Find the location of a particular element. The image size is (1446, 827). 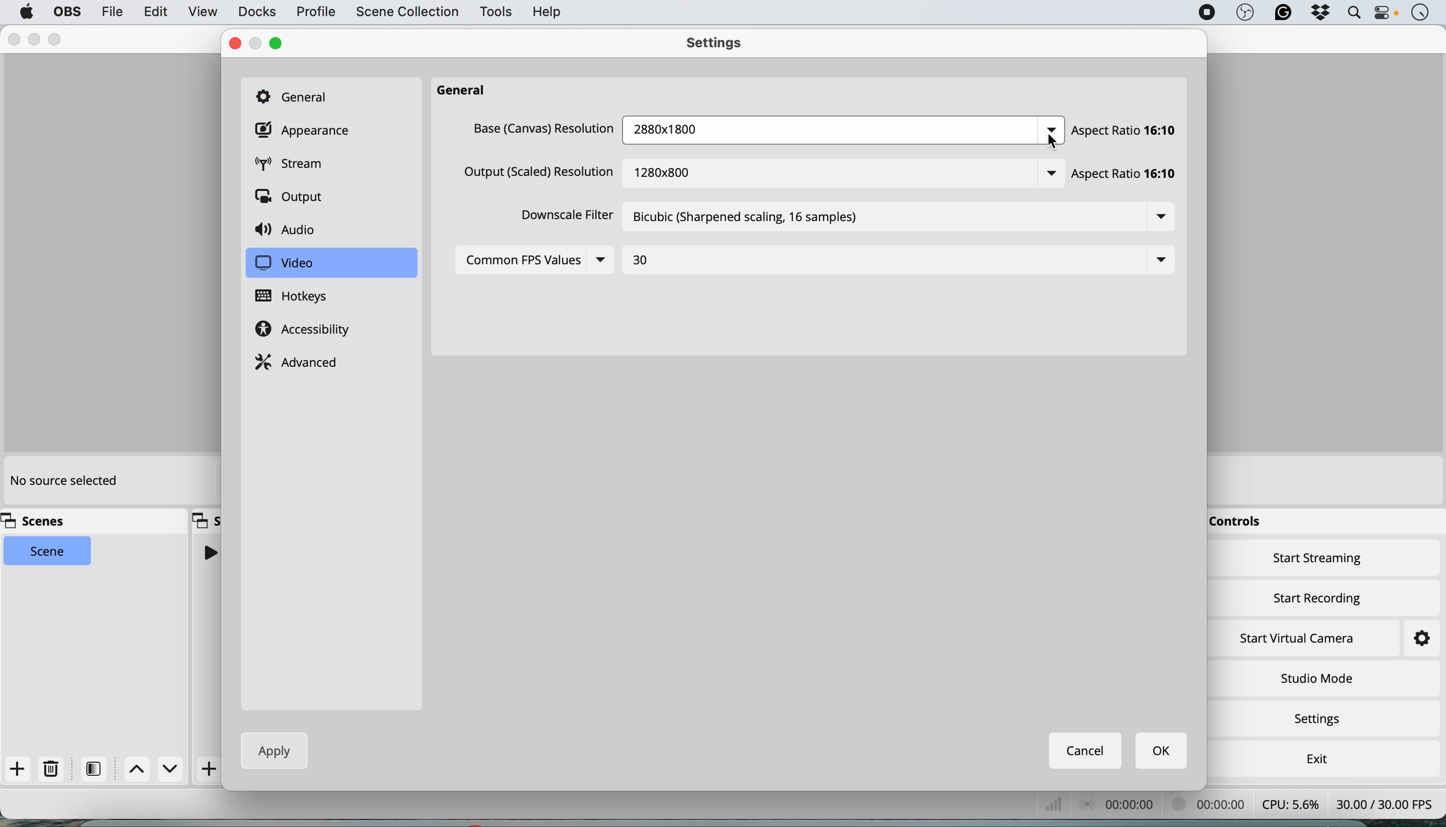

frames per second is located at coordinates (1385, 803).